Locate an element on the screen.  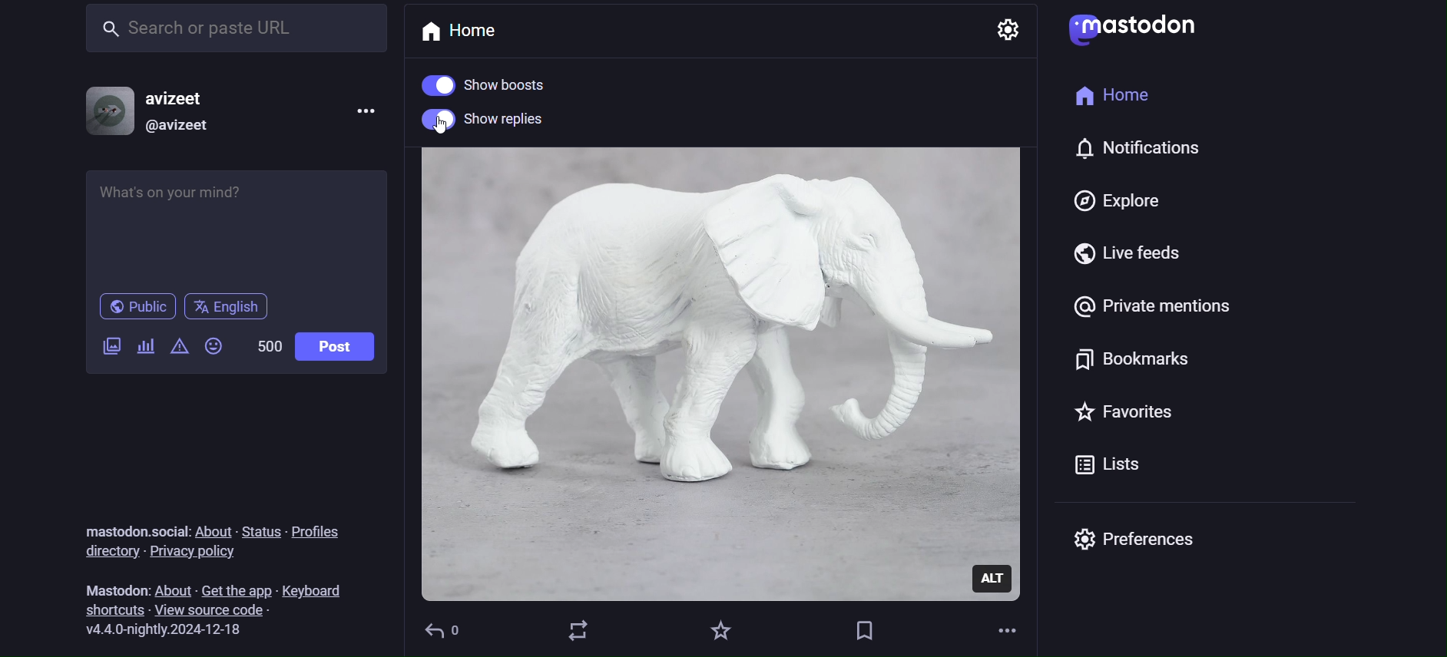
menu is located at coordinates (360, 115).